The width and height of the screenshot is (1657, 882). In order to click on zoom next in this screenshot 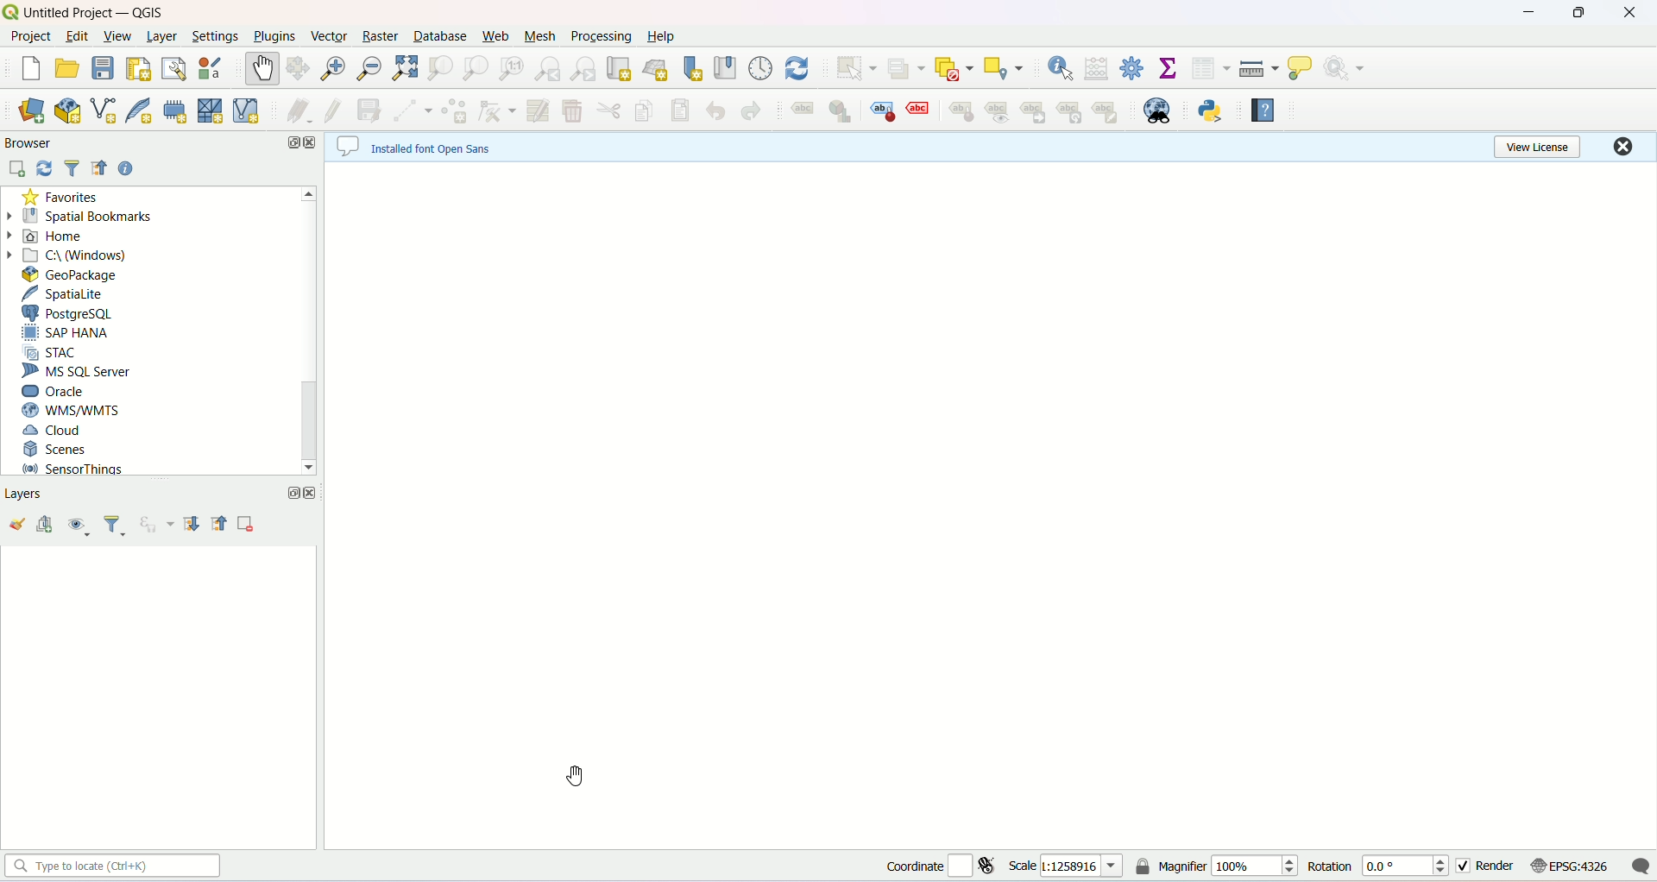, I will do `click(583, 67)`.